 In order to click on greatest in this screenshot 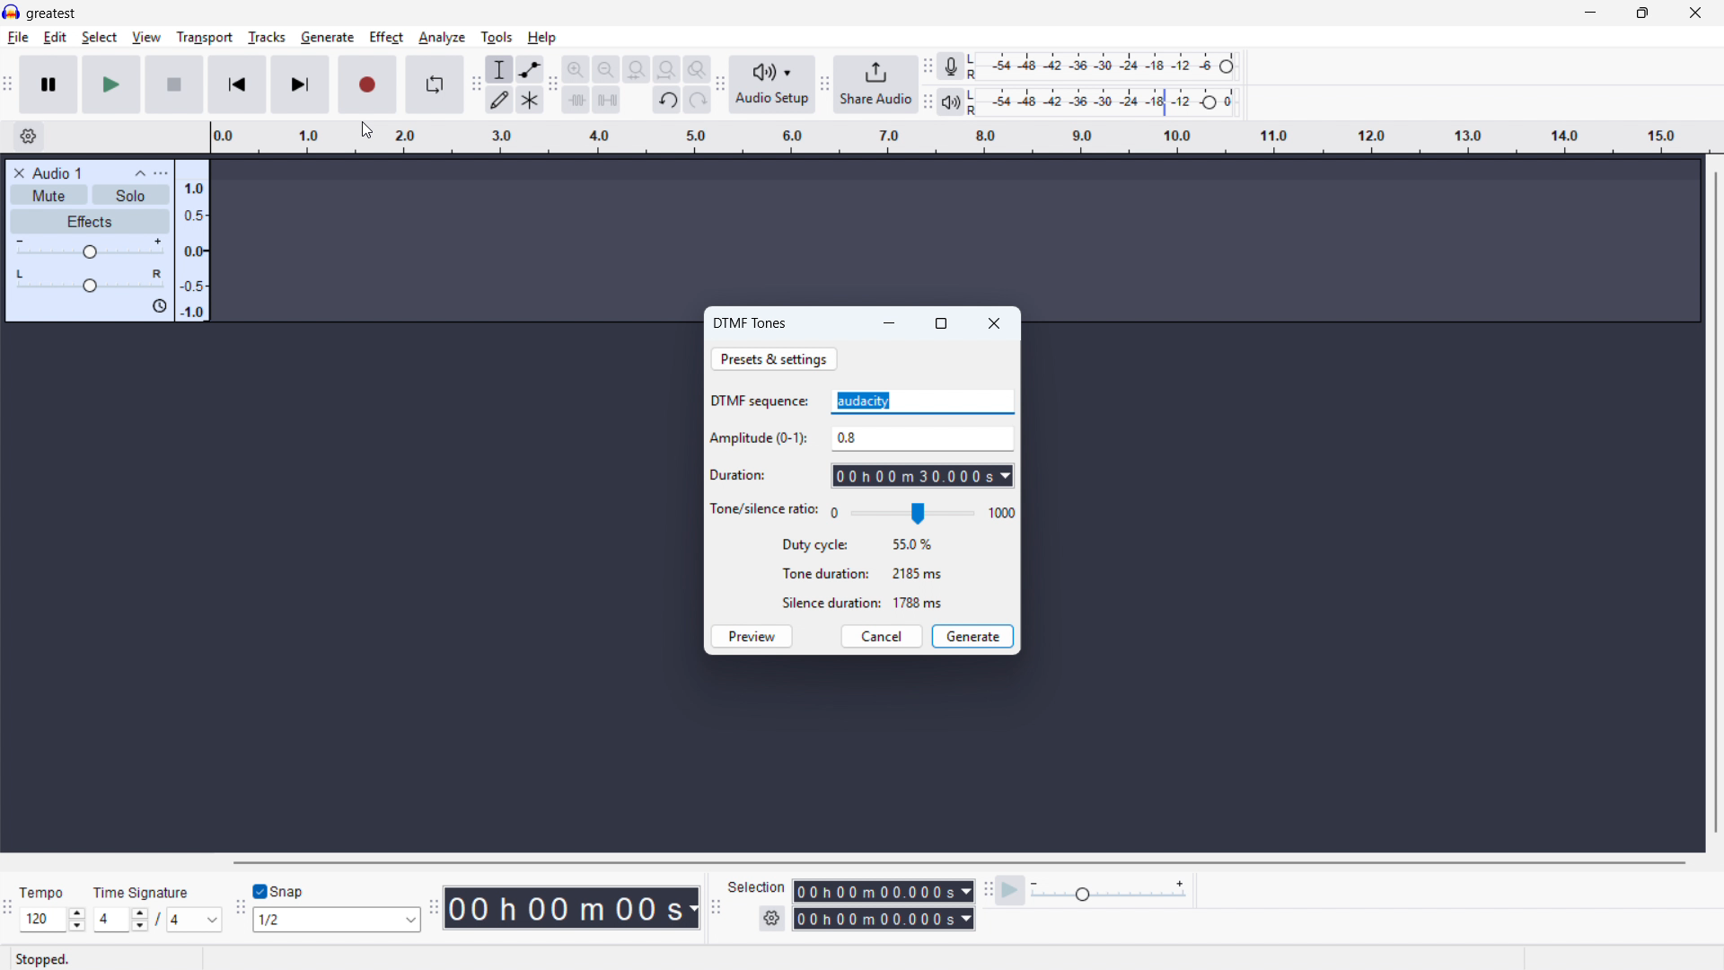, I will do `click(51, 13)`.